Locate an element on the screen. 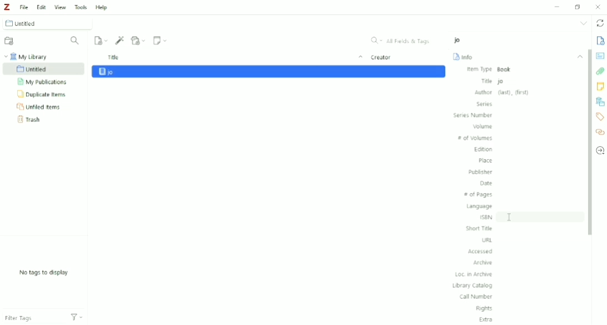  Volume is located at coordinates (484, 127).